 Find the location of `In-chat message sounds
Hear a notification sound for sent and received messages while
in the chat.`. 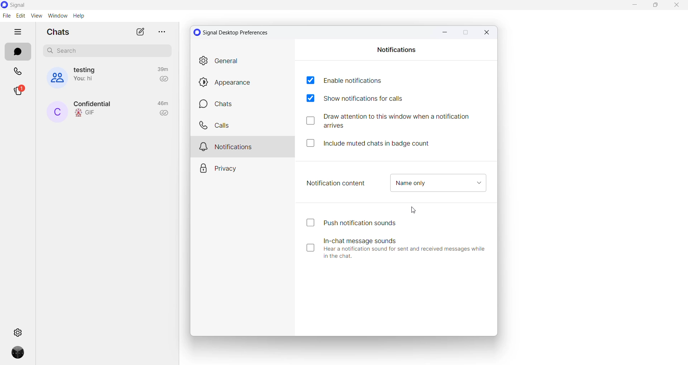

In-chat message sounds
Hear a notification sound for sent and received messages while
in the chat. is located at coordinates (397, 248).